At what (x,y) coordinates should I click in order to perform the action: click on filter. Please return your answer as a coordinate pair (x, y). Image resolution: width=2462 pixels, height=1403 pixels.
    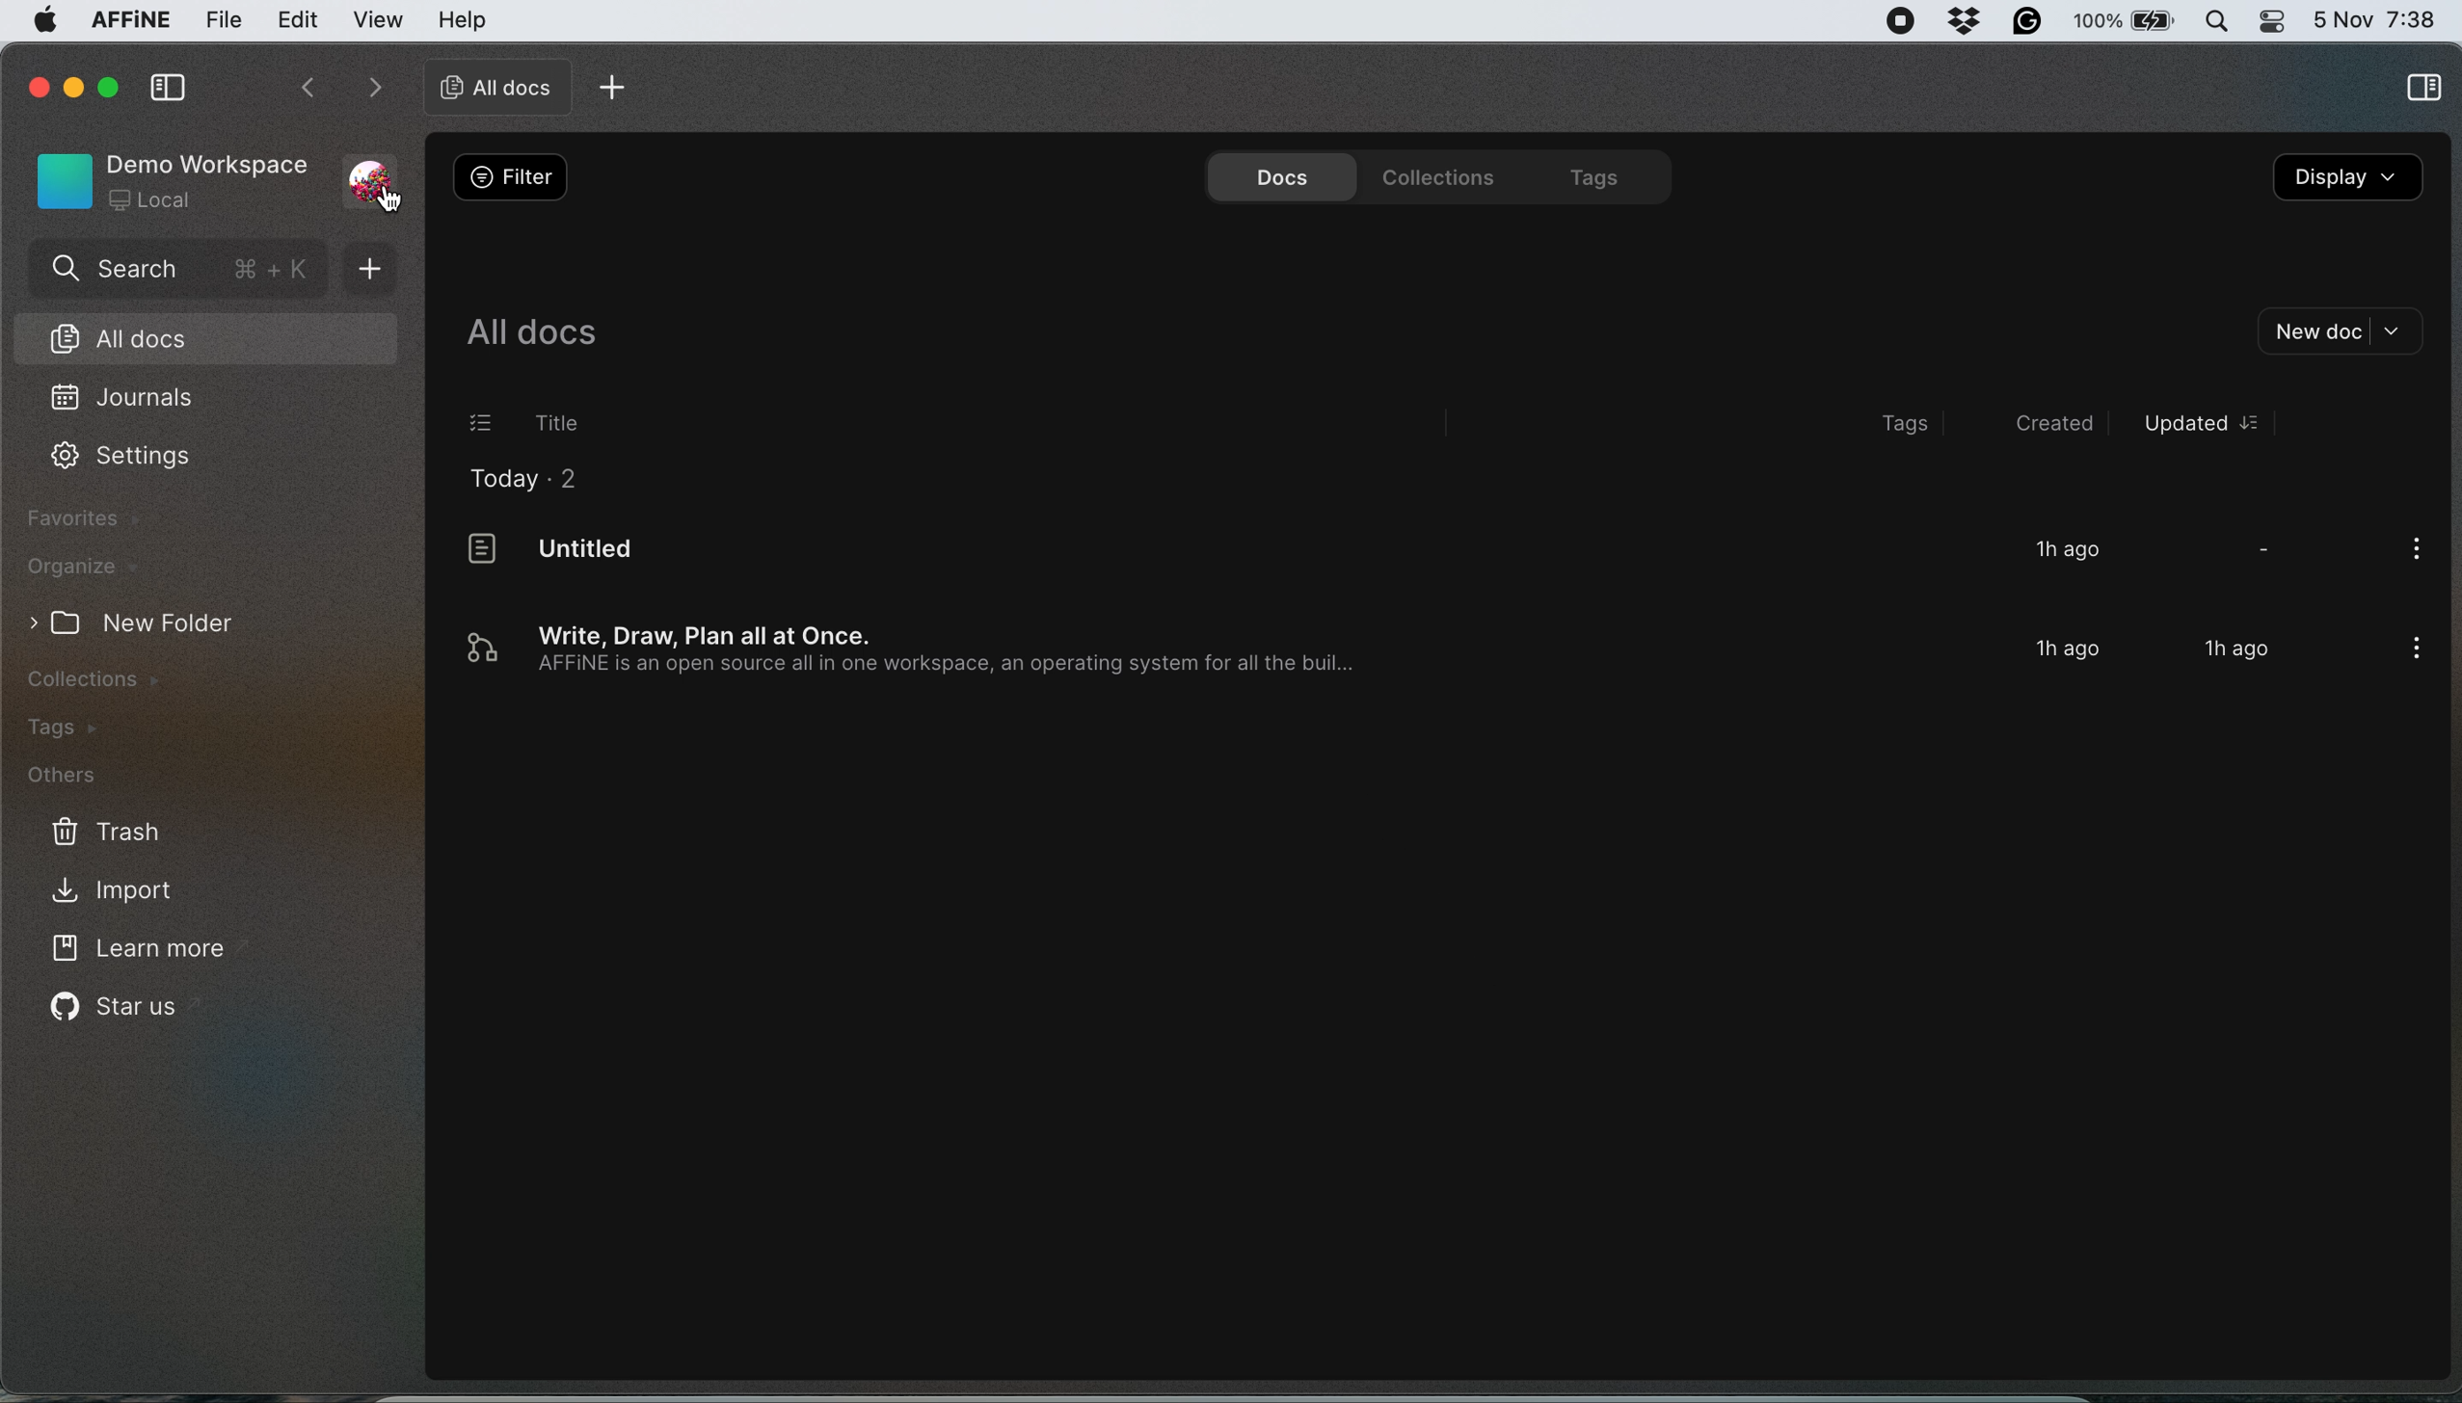
    Looking at the image, I should click on (512, 177).